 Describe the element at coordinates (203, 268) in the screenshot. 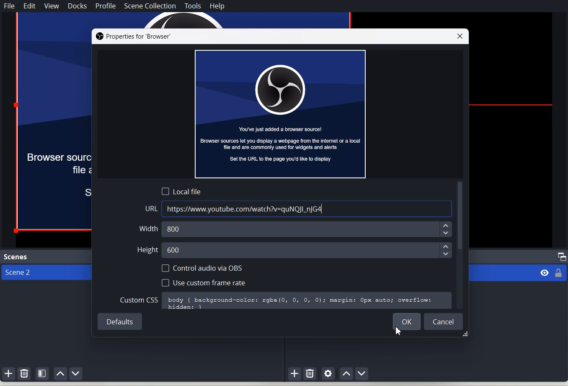

I see `Control audio via OBS` at that location.